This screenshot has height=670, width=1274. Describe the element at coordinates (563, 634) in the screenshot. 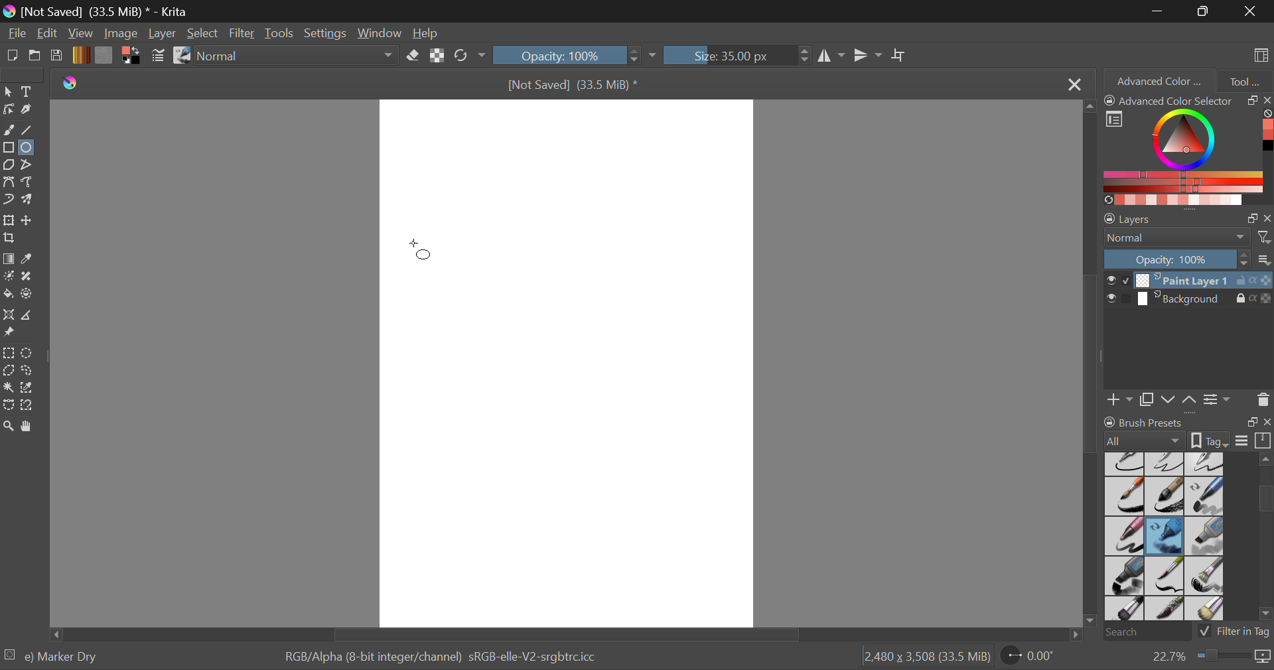

I see `Scroll Bar` at that location.